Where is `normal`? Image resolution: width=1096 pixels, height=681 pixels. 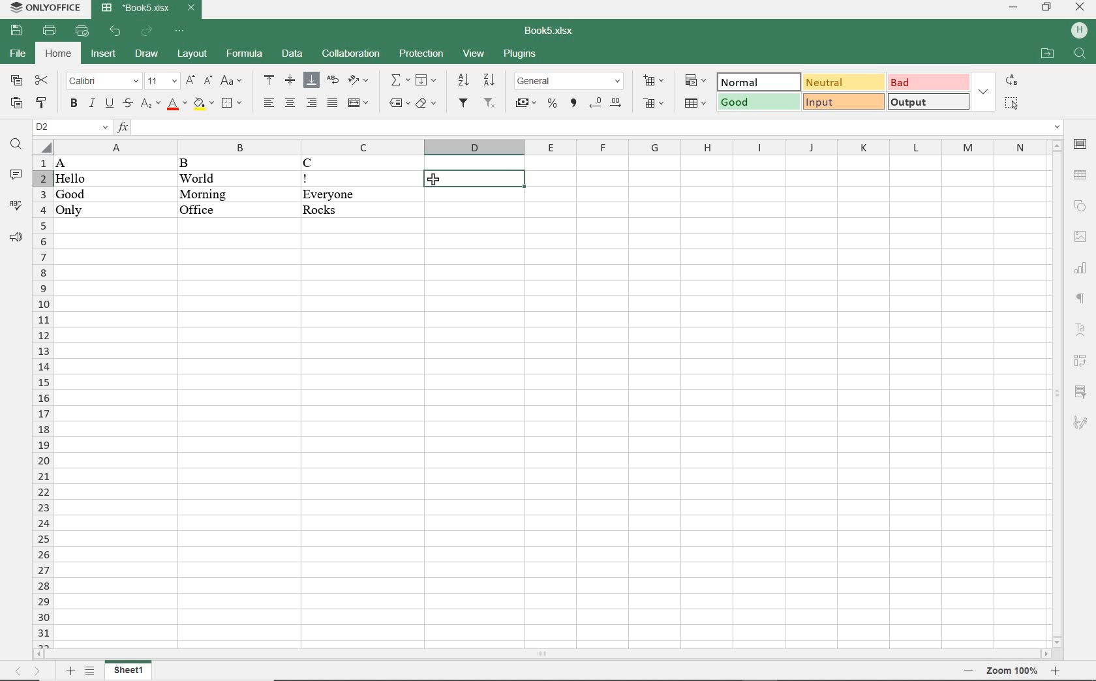 normal is located at coordinates (758, 81).